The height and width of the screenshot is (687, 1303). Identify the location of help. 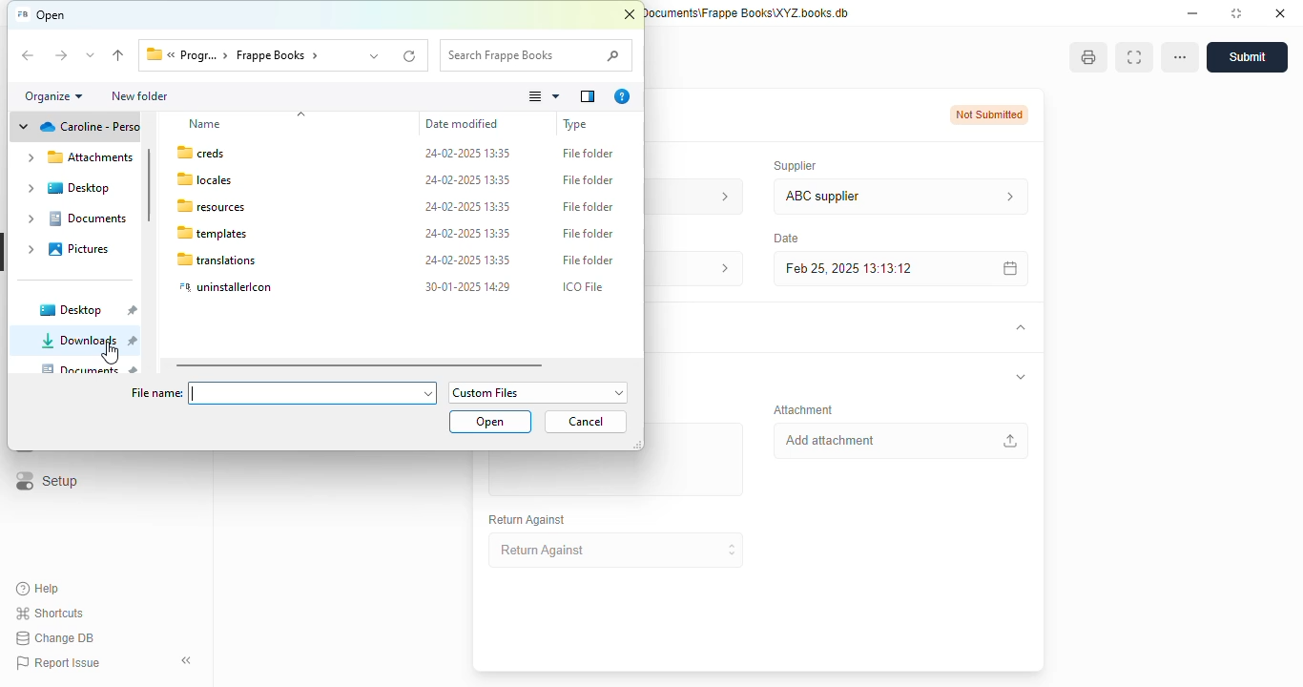
(38, 589).